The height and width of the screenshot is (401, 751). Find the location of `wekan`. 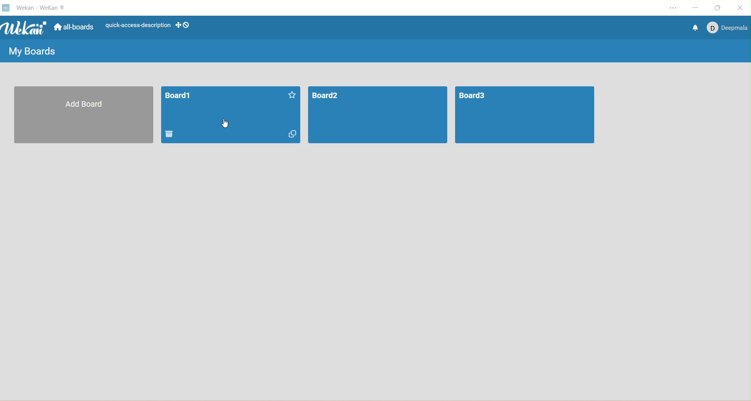

wekan is located at coordinates (25, 28).